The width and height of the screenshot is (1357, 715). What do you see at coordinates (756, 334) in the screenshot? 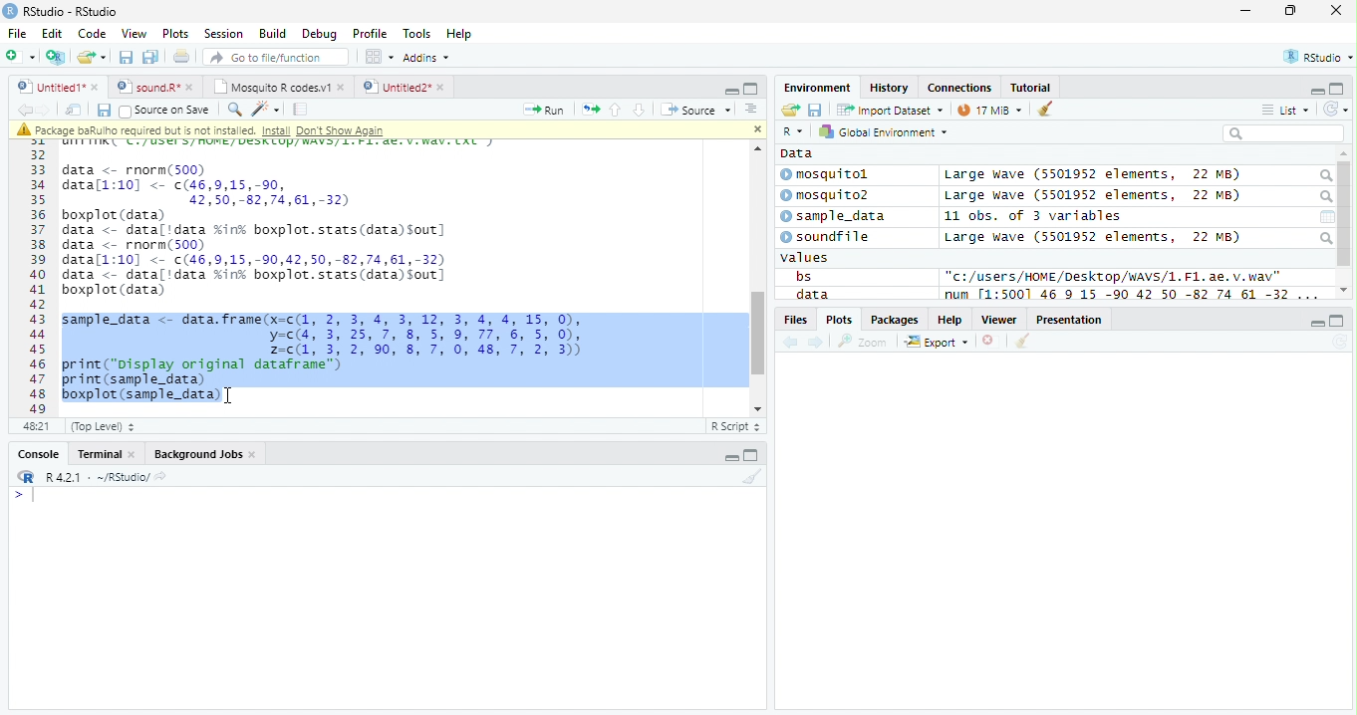
I see `scroll bar` at bounding box center [756, 334].